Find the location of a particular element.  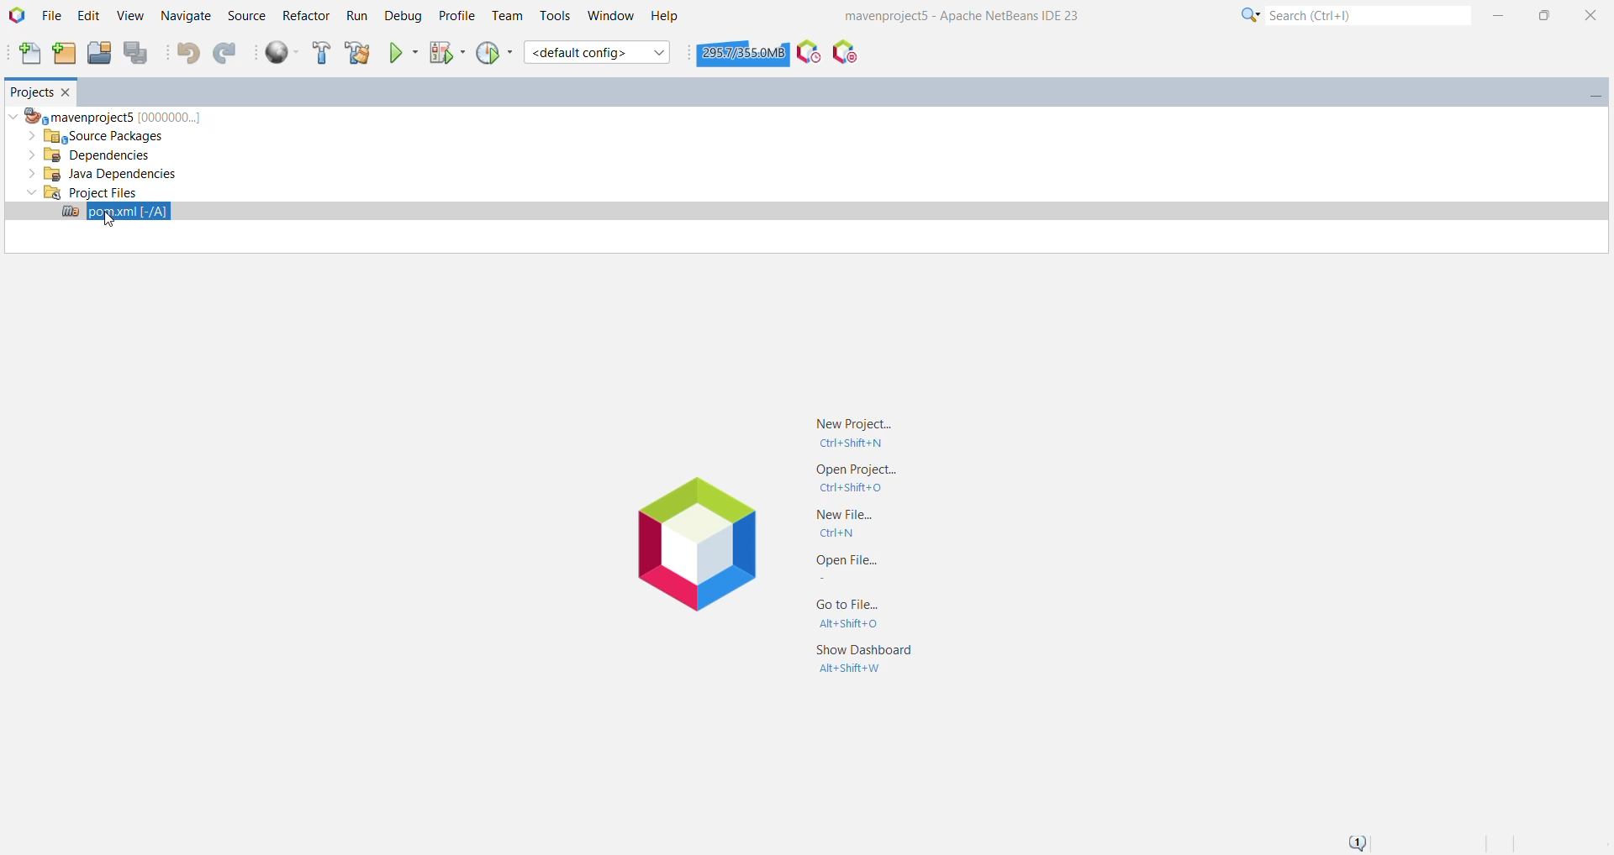

Show Dashboard is located at coordinates (862, 661).